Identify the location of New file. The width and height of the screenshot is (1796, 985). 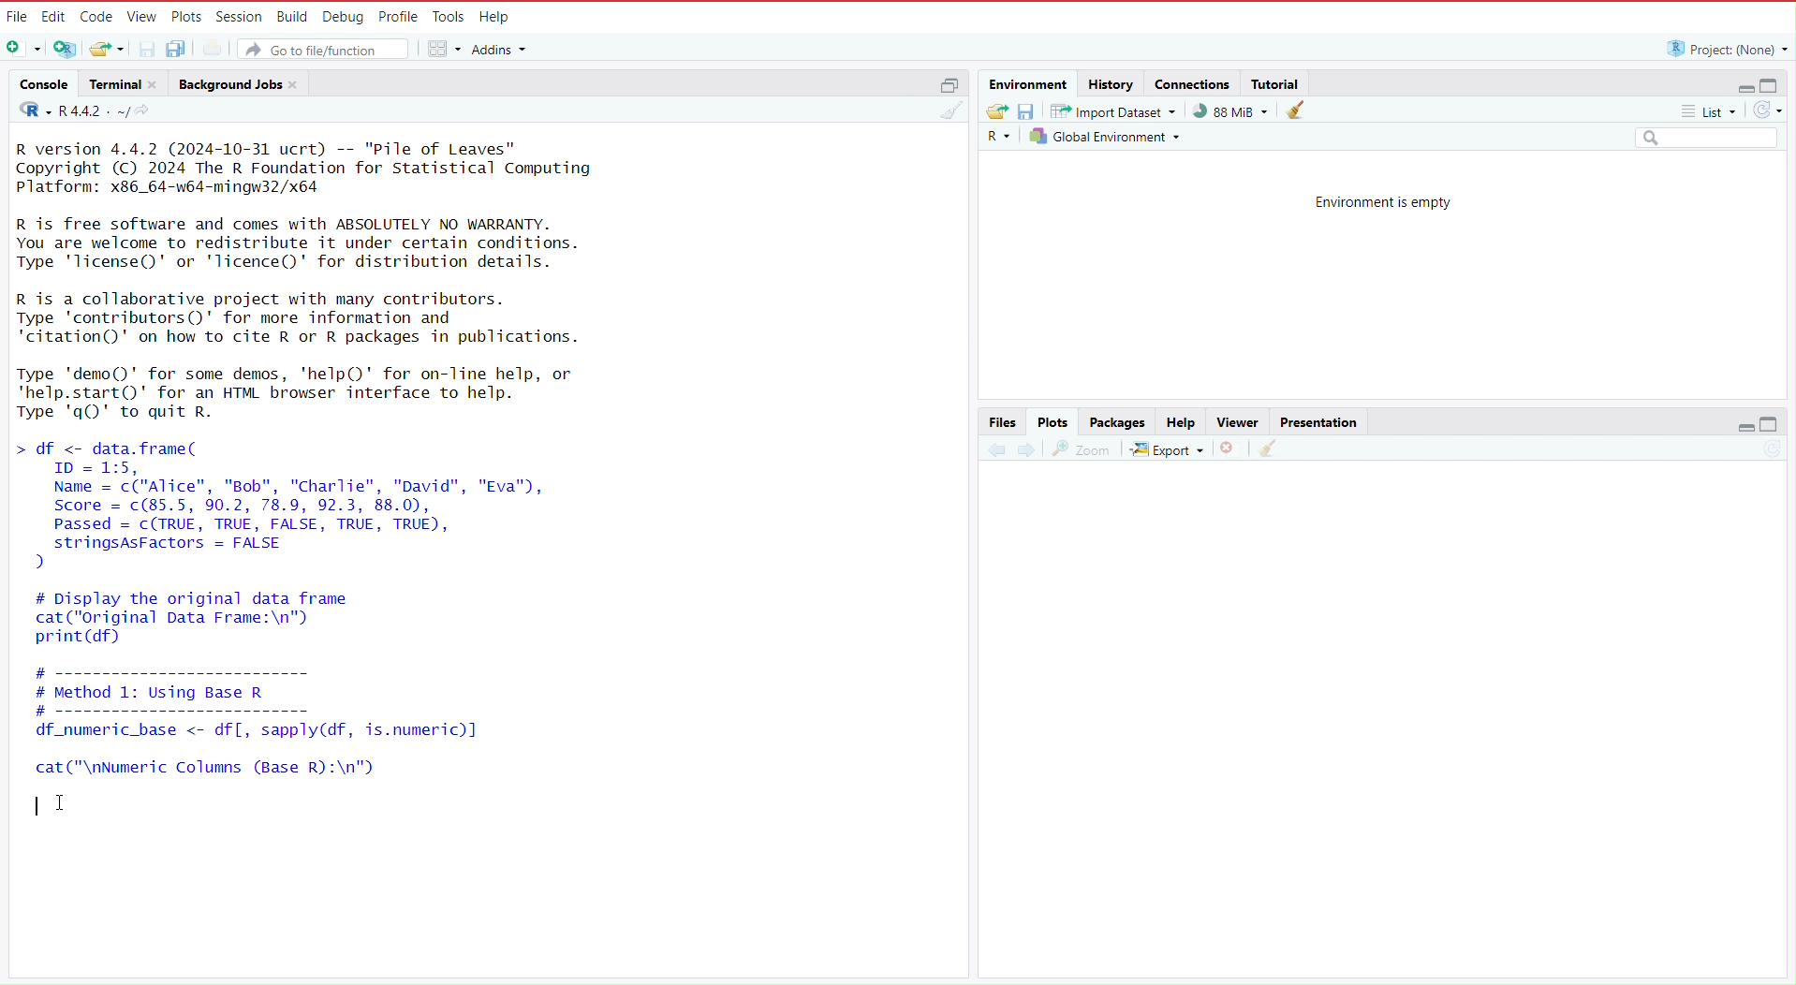
(22, 47).